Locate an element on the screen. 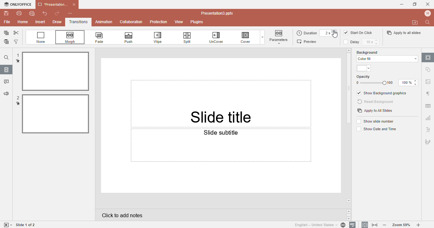 The image size is (434, 228). Redo is located at coordinates (57, 14).